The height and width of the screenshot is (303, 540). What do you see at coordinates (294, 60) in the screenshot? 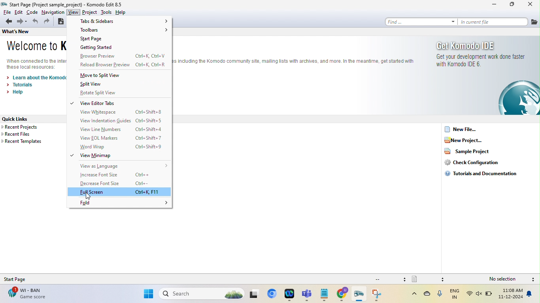
I see `text` at bounding box center [294, 60].